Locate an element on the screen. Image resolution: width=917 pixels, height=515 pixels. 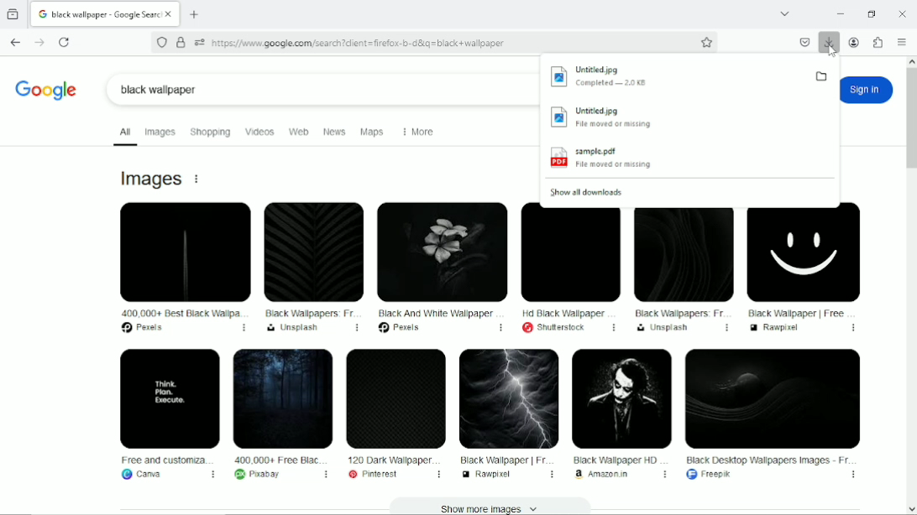
Logo is located at coordinates (48, 90).